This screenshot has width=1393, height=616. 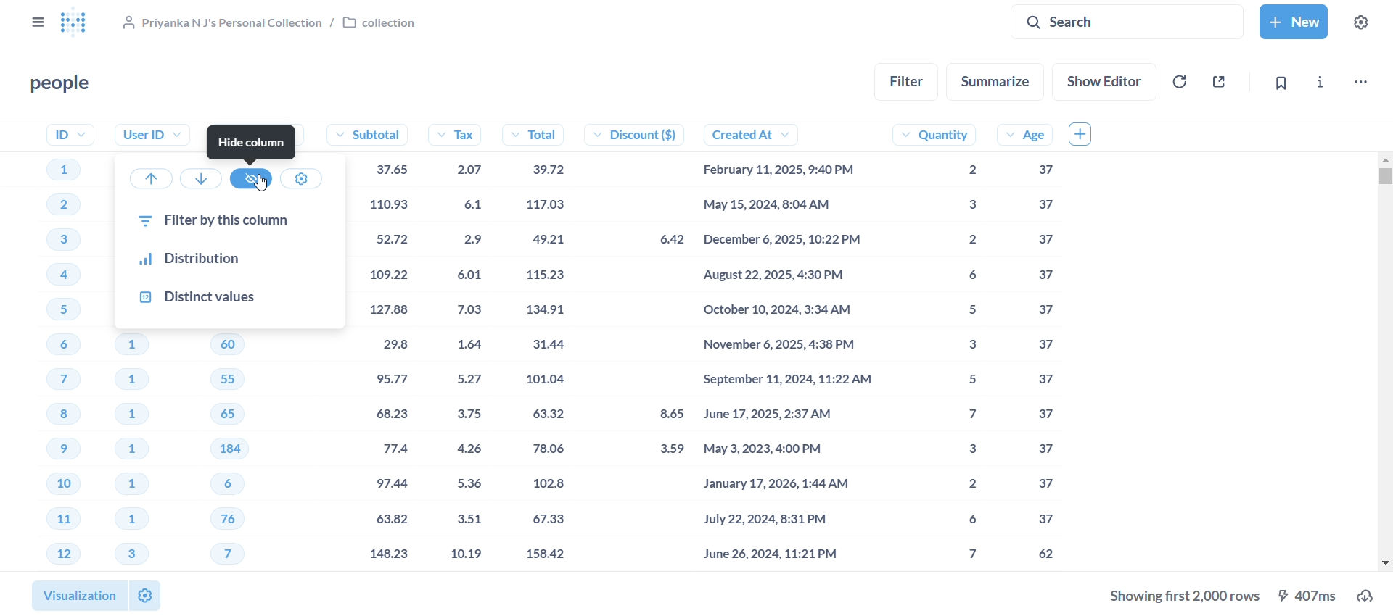 What do you see at coordinates (150, 135) in the screenshot?
I see `user ID` at bounding box center [150, 135].